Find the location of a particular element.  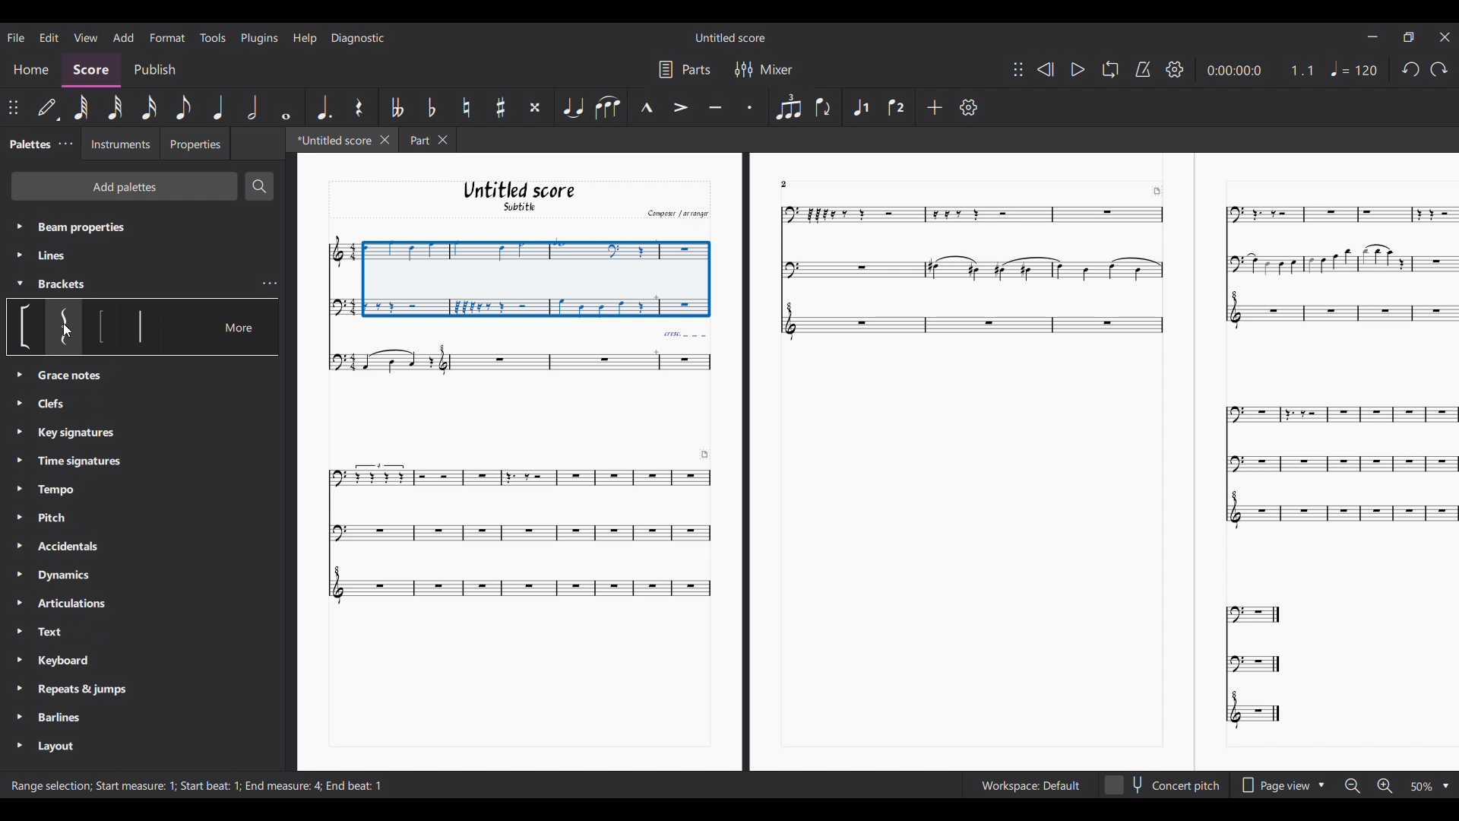

Toggle double flat is located at coordinates (397, 106).